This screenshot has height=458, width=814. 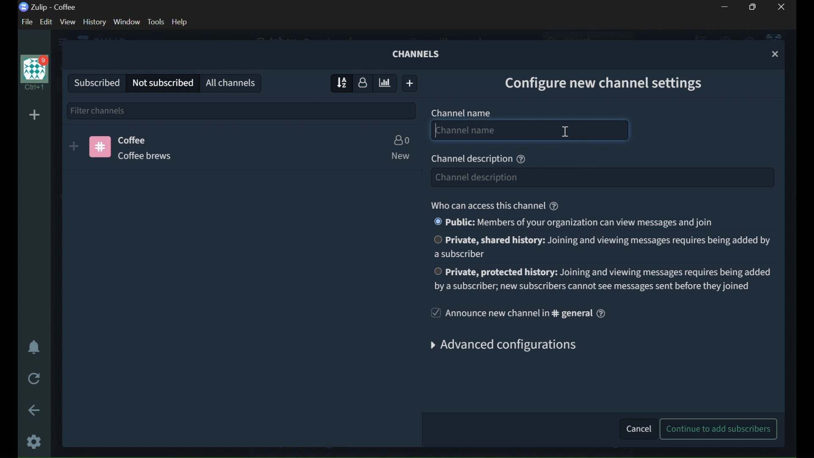 I want to click on VIEW, so click(x=67, y=22).